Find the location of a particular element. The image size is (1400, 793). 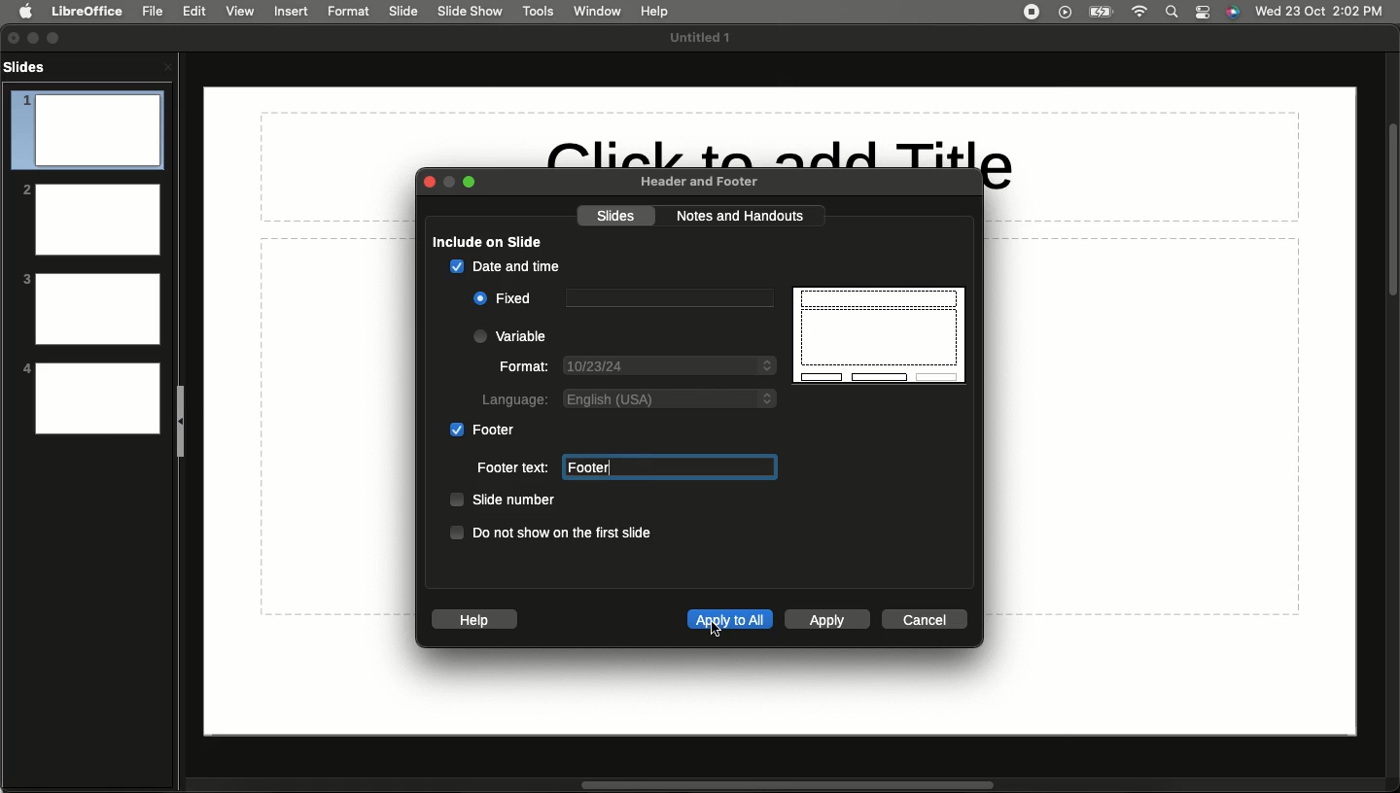

Video player is located at coordinates (1064, 14).